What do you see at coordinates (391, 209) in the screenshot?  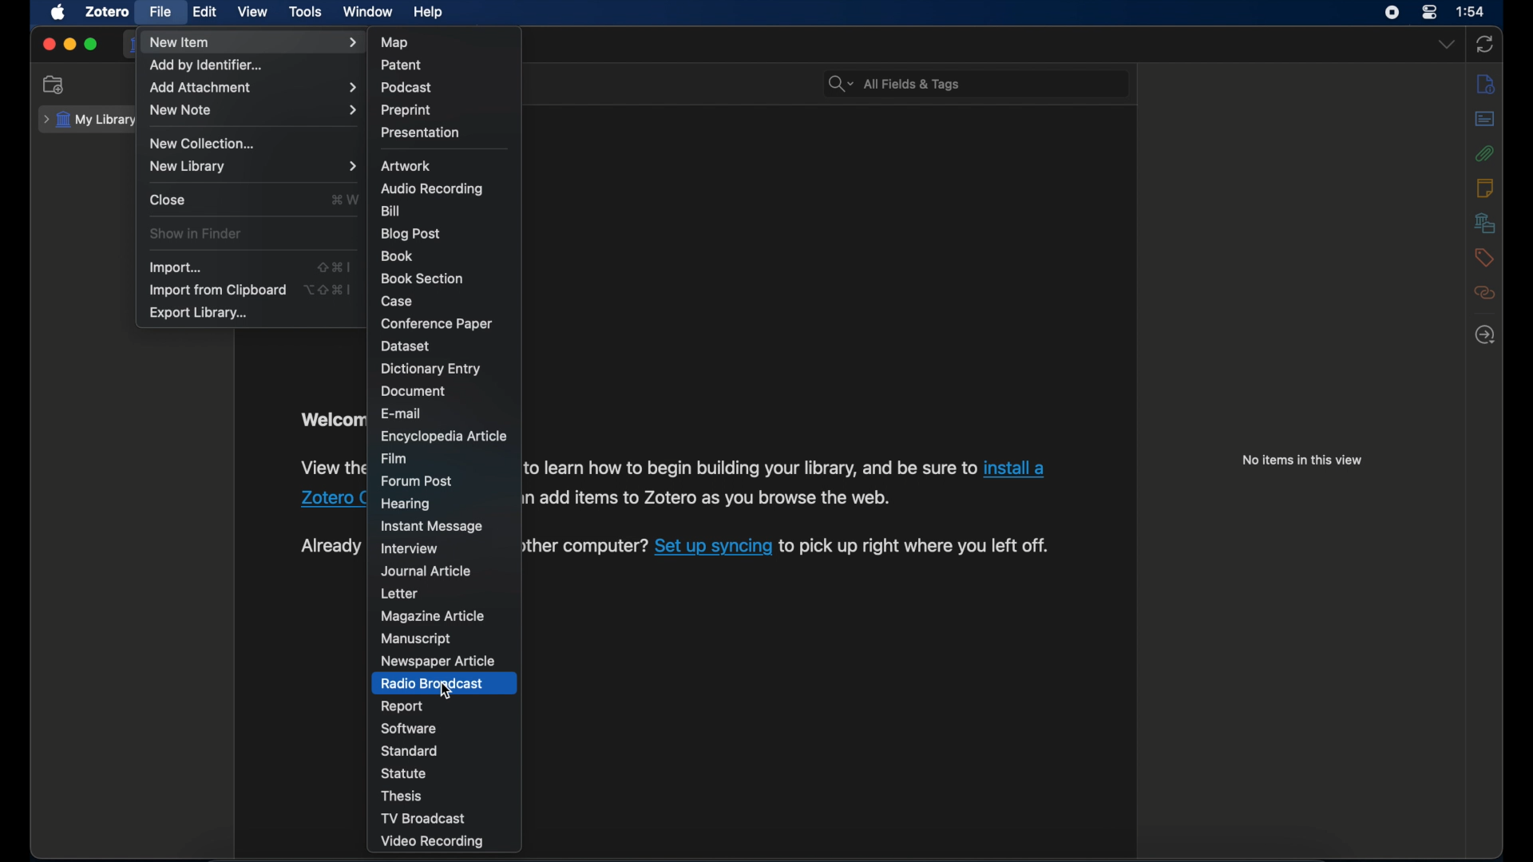 I see `bill` at bounding box center [391, 209].